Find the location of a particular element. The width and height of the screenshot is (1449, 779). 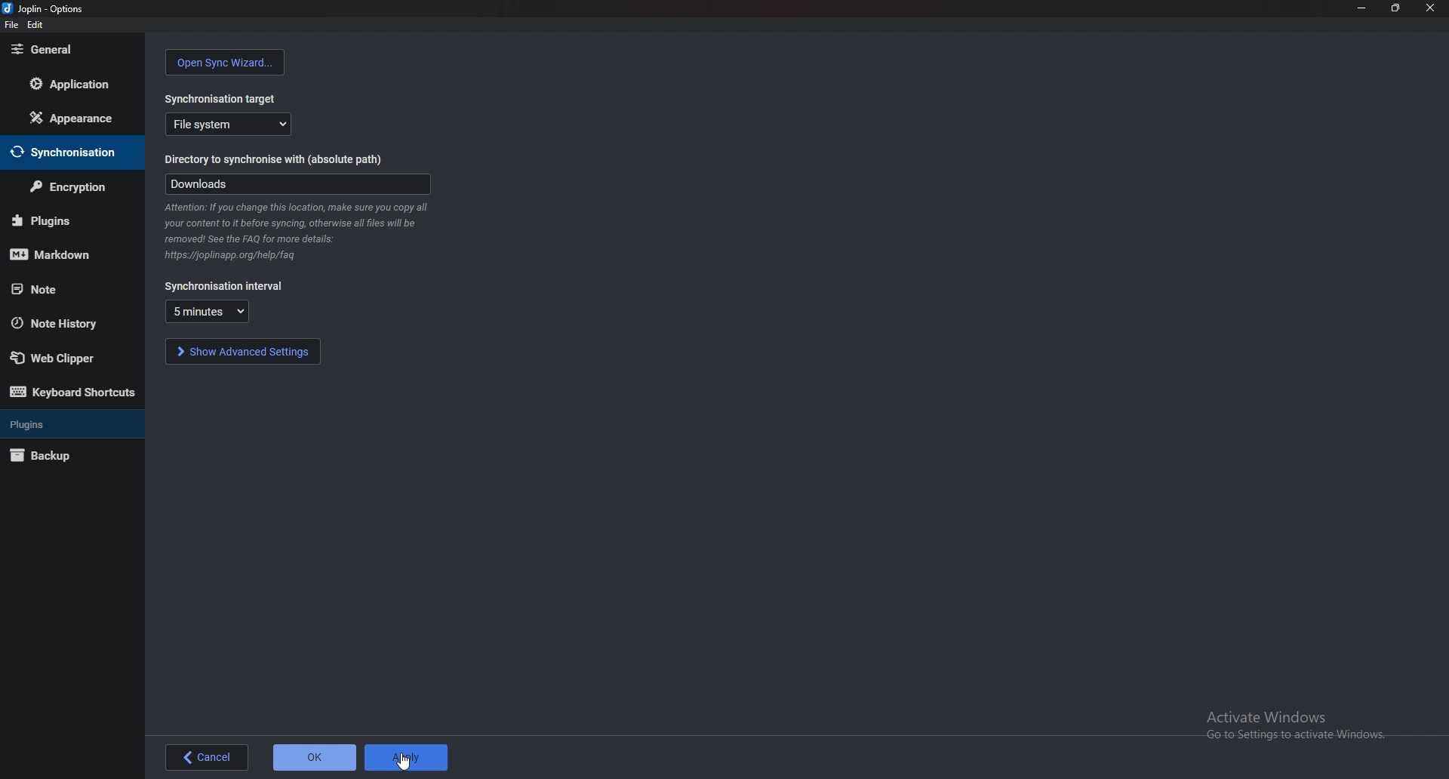

Show advanced settings is located at coordinates (242, 351).